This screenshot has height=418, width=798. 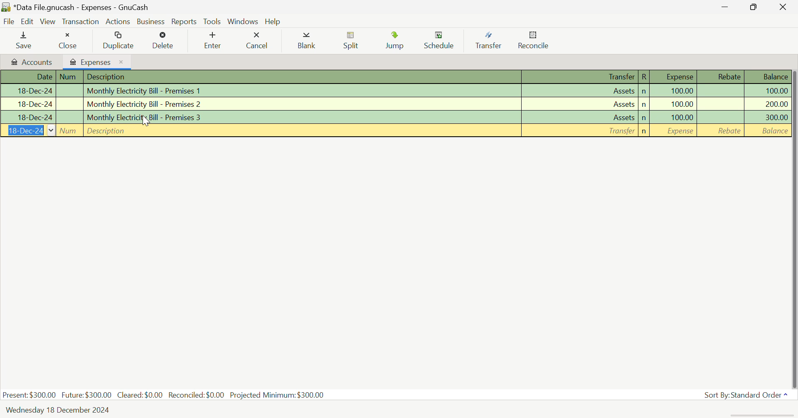 What do you see at coordinates (184, 22) in the screenshot?
I see `Reports` at bounding box center [184, 22].